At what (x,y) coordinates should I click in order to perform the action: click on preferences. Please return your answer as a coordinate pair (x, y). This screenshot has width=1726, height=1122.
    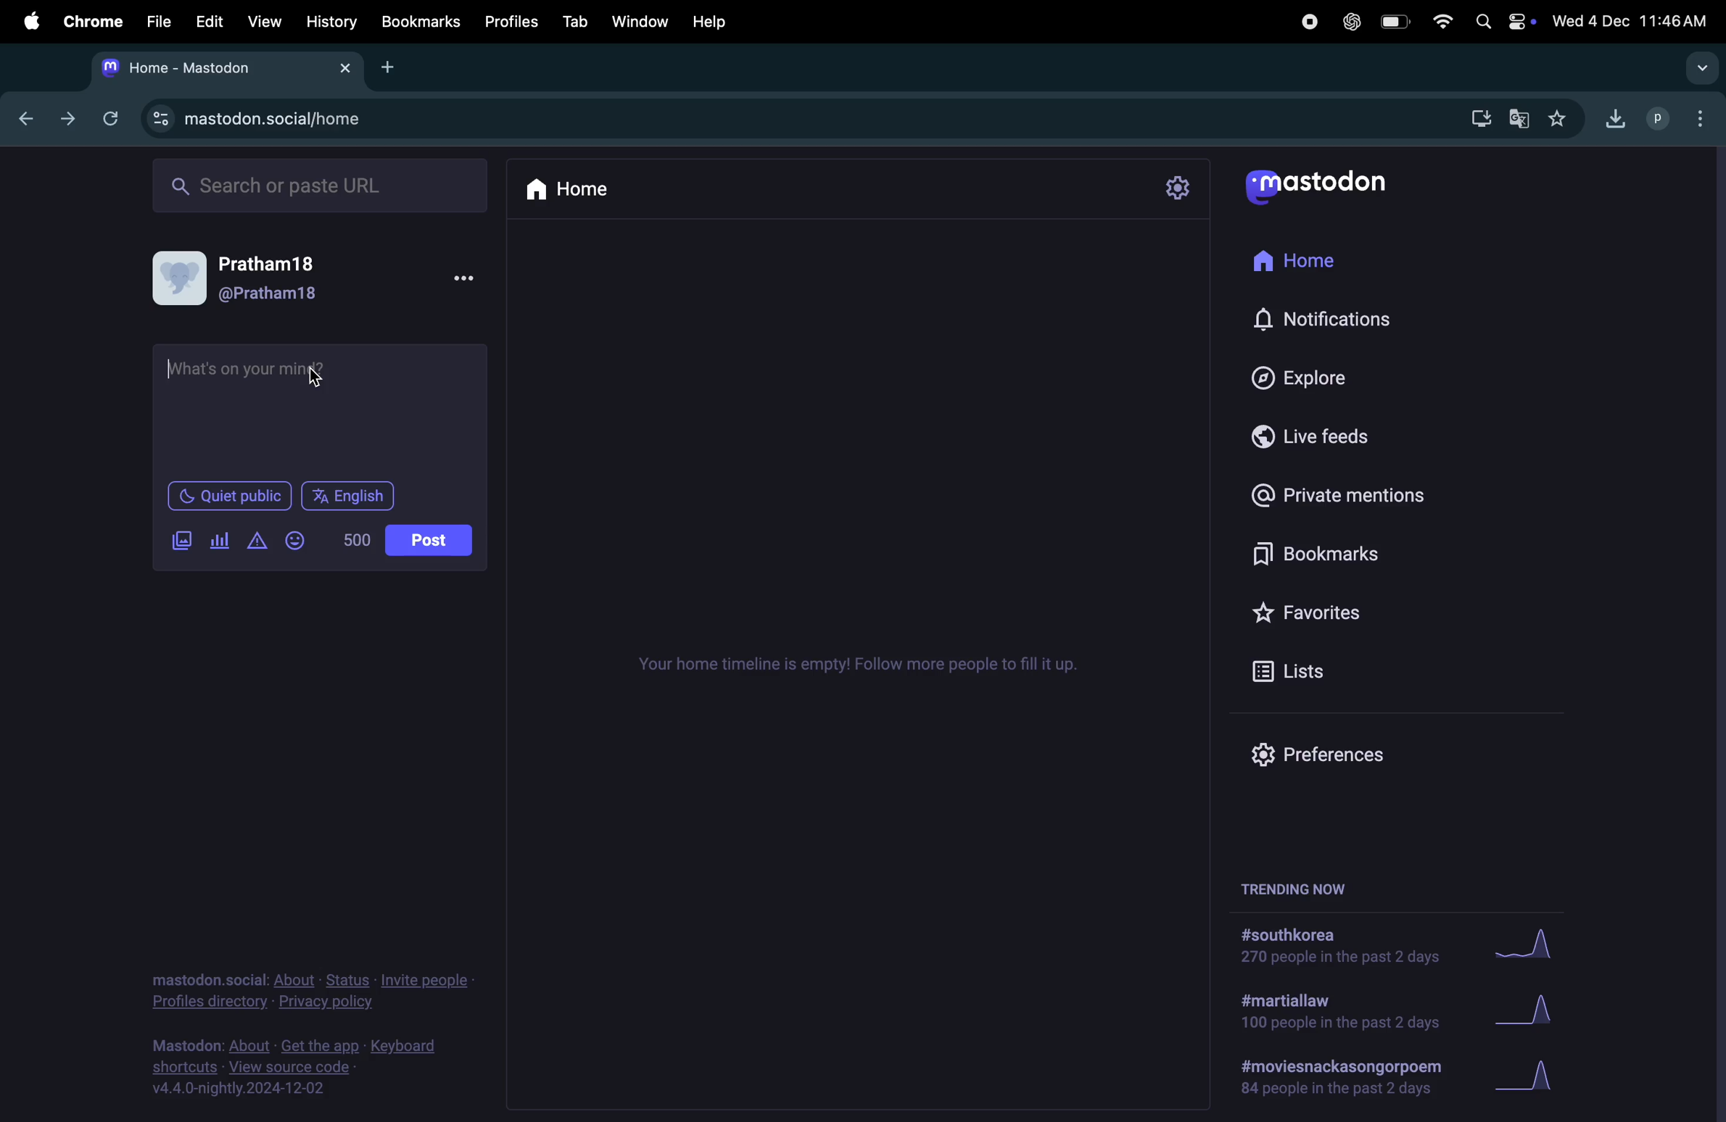
    Looking at the image, I should click on (1316, 757).